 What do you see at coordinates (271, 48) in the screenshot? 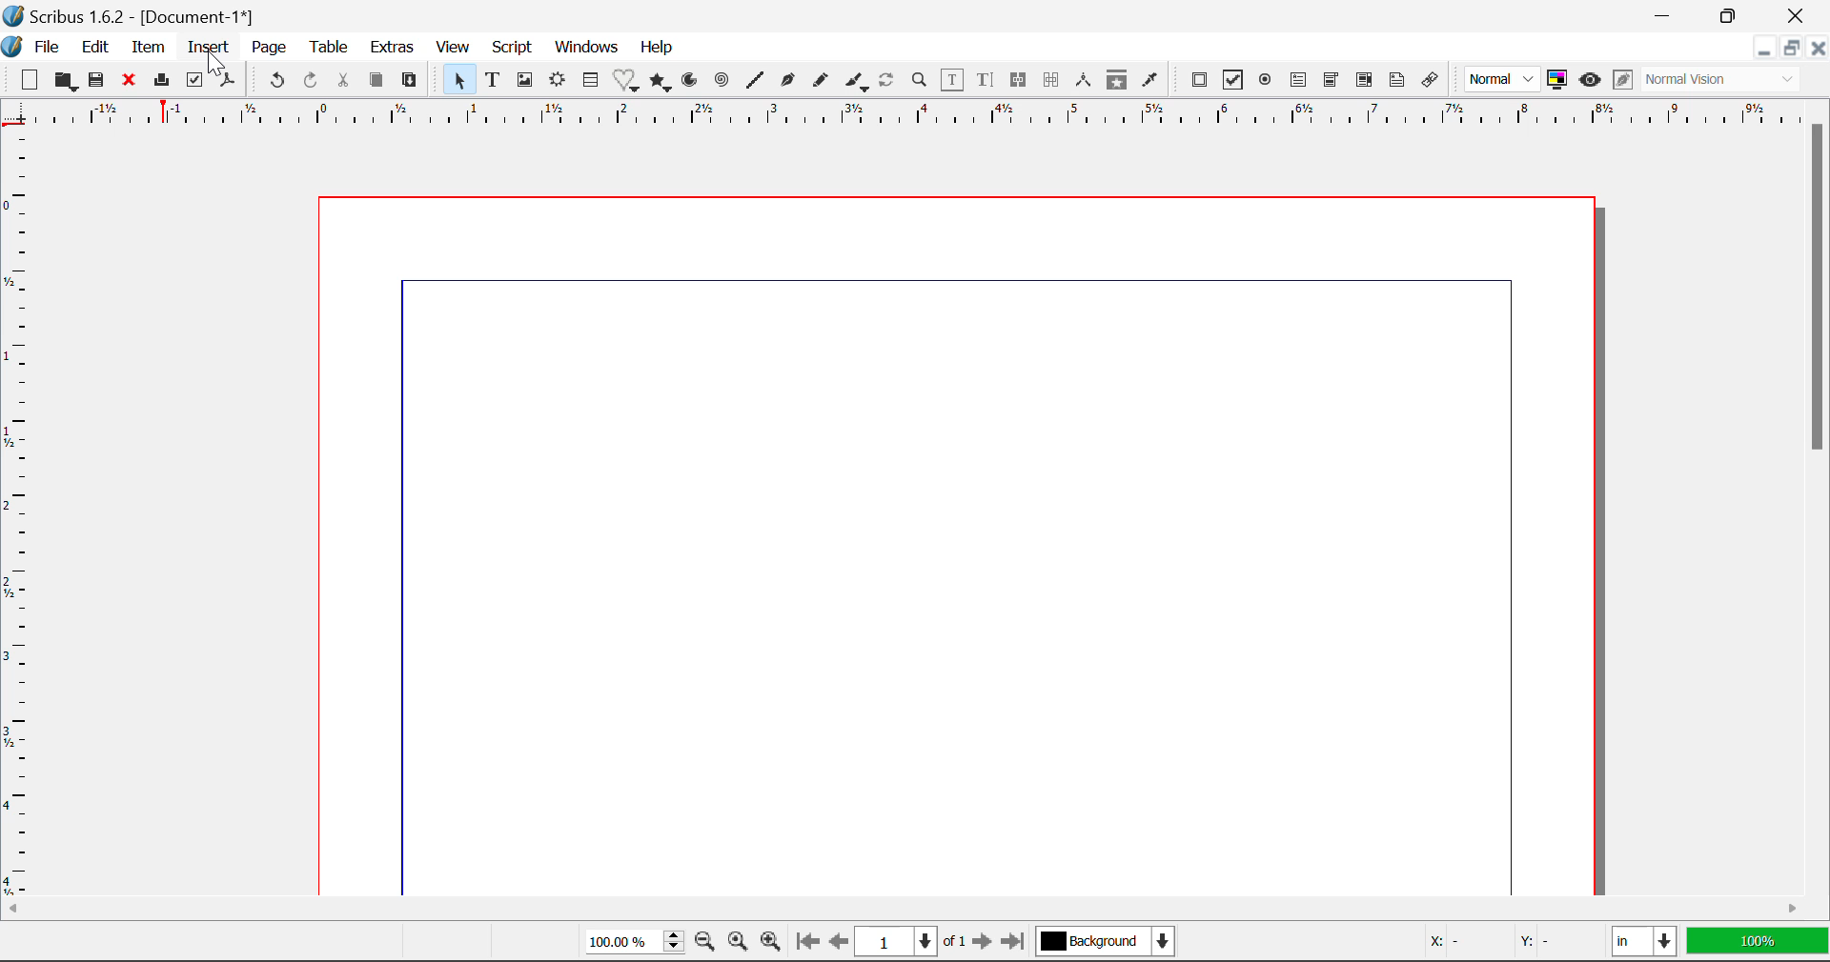
I see `Page` at bounding box center [271, 48].